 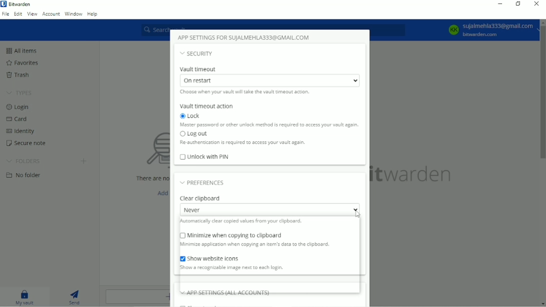 I want to click on Card, so click(x=20, y=119).